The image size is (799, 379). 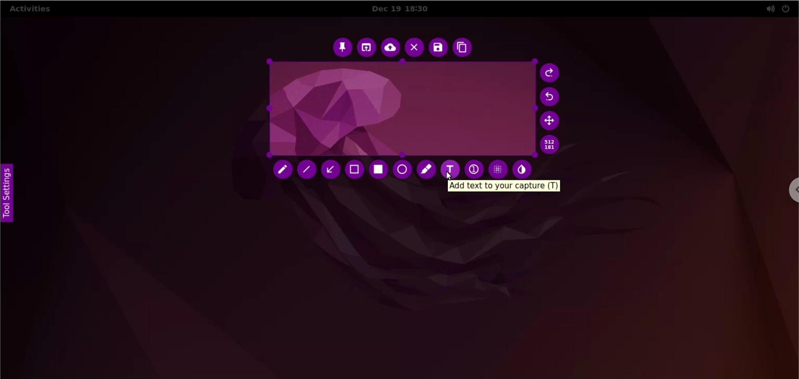 I want to click on chrome options, so click(x=791, y=190).